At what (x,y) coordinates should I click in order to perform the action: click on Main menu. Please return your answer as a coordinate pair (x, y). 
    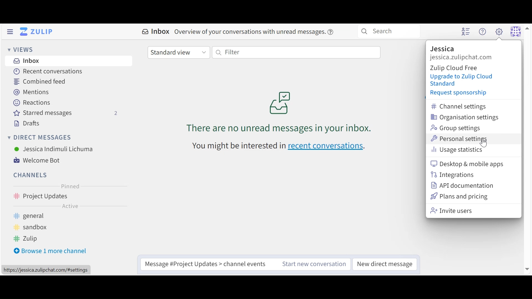
    Looking at the image, I should click on (484, 32).